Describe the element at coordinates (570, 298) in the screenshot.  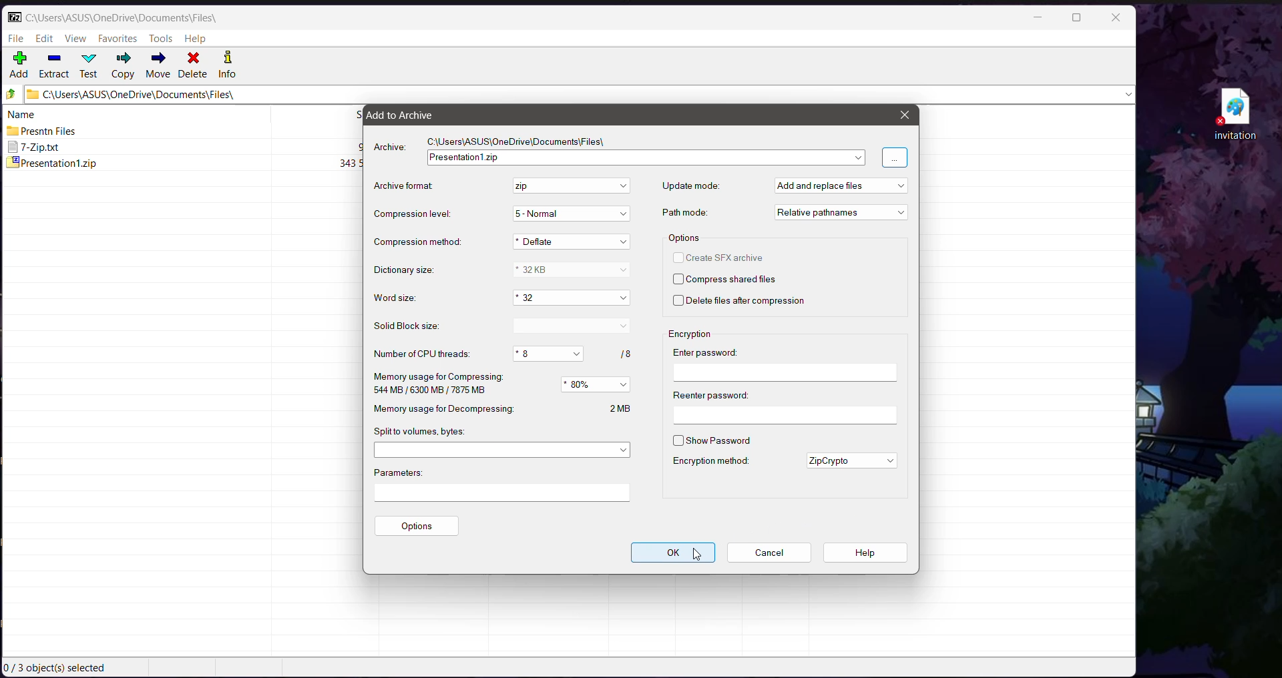
I see `Set the Word size` at that location.